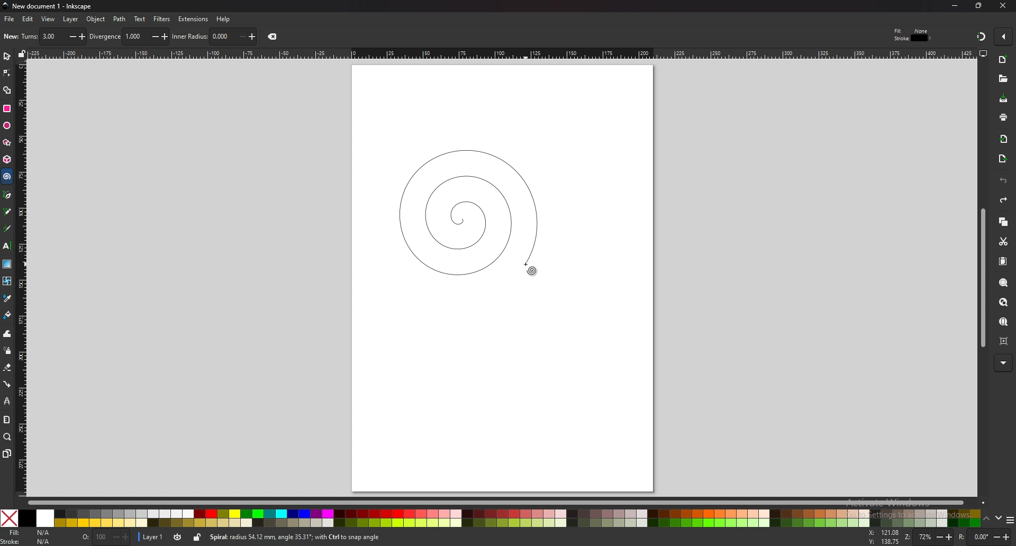 Image resolution: width=1016 pixels, height=546 pixels. Describe the element at coordinates (506, 503) in the screenshot. I see `scroll bar` at that location.